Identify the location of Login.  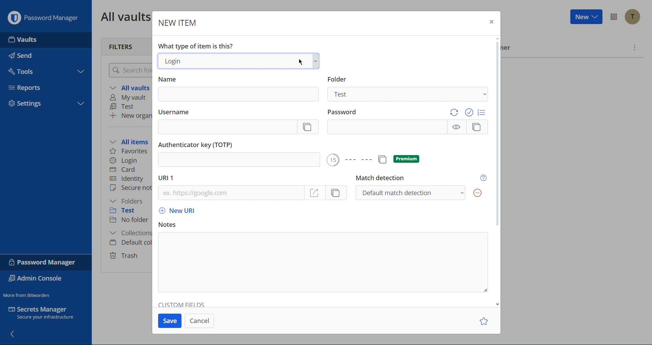
(239, 61).